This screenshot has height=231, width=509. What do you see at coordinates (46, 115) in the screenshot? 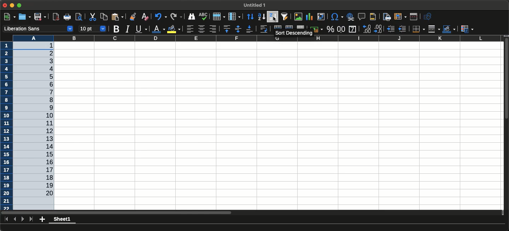
I see `10` at bounding box center [46, 115].